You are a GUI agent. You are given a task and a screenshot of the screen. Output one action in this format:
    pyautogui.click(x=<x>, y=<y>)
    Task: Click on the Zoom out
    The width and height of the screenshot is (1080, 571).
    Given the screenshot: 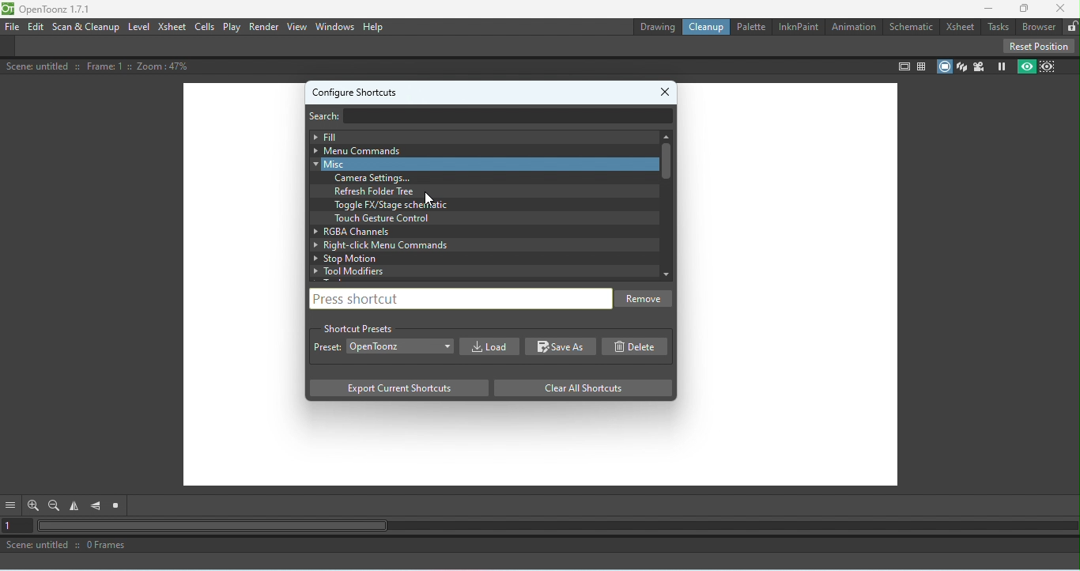 What is the action you would take?
    pyautogui.click(x=54, y=505)
    